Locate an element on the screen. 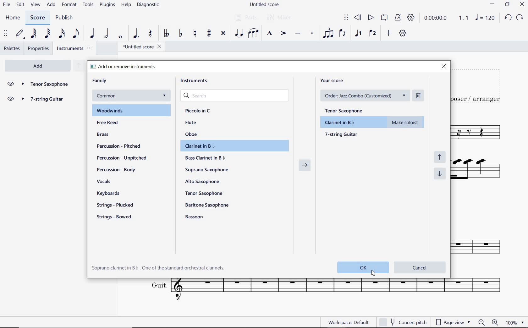  DEFAULT (STEP TIME) is located at coordinates (19, 34).